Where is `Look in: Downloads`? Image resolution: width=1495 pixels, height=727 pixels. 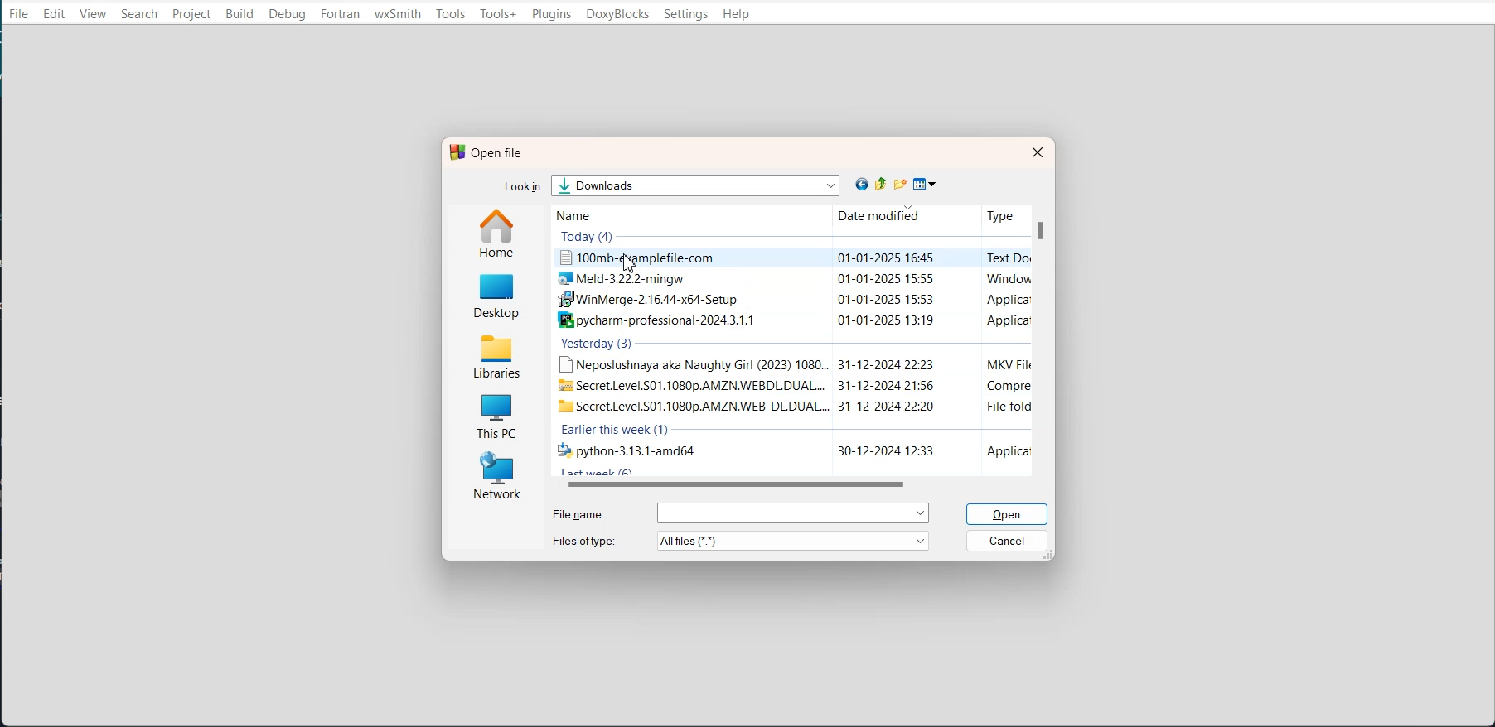
Look in: Downloads is located at coordinates (675, 185).